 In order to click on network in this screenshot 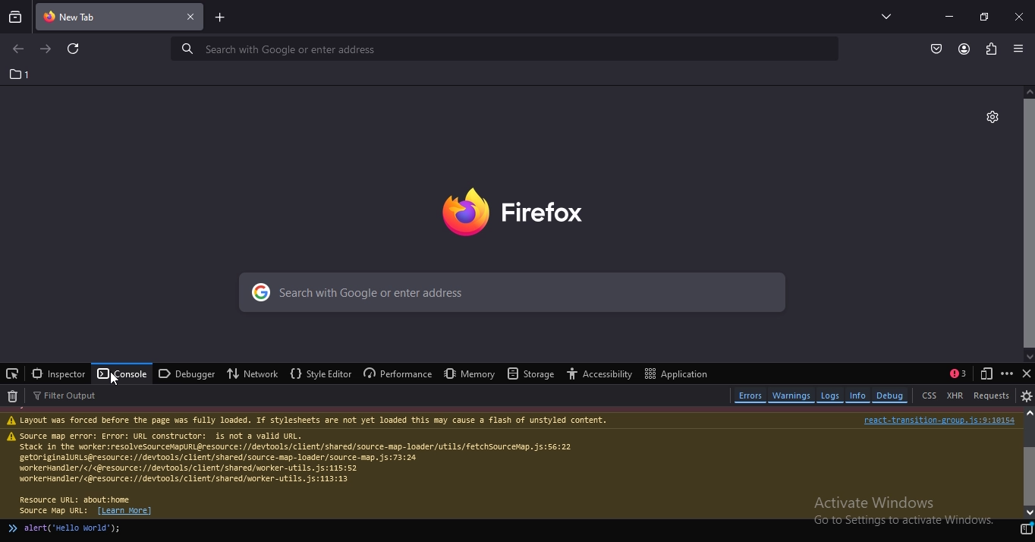, I will do `click(250, 374)`.